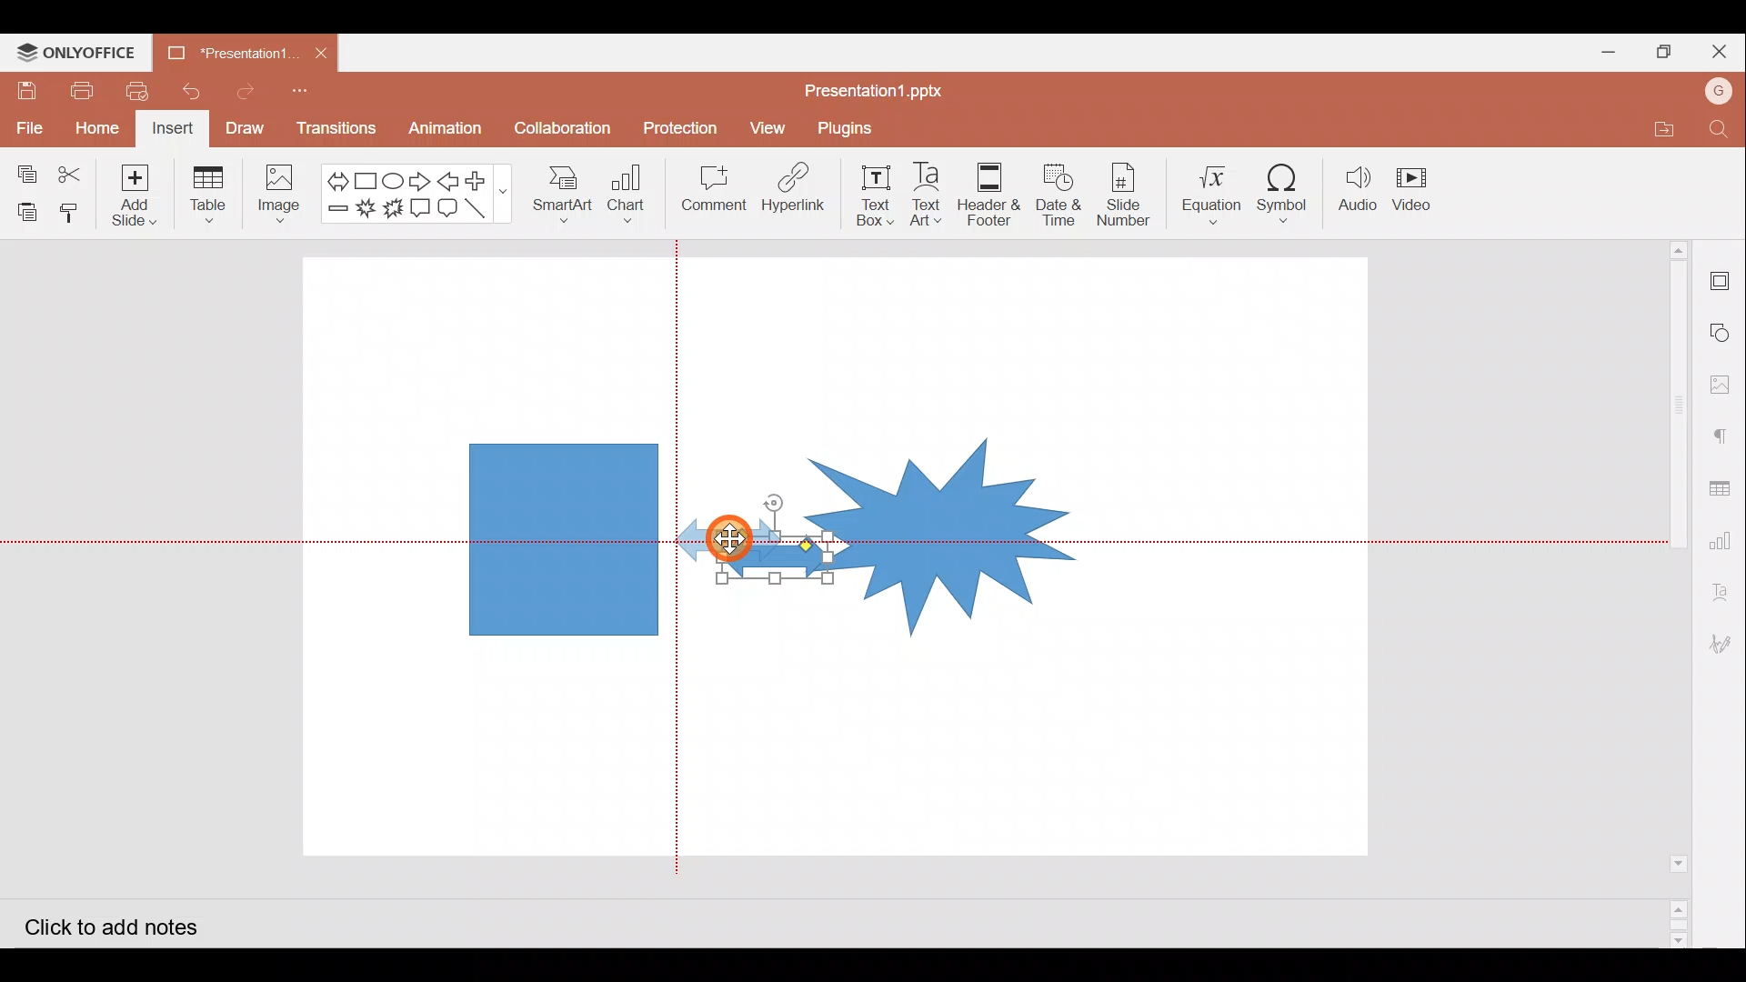 The image size is (1746, 982). Describe the element at coordinates (929, 195) in the screenshot. I see `Text Art` at that location.